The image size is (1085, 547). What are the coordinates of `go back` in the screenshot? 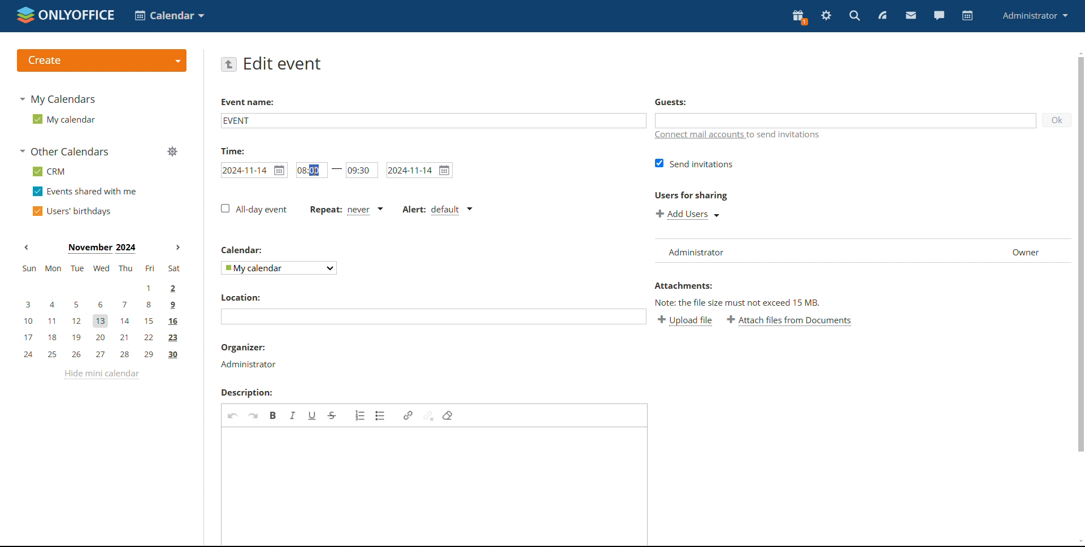 It's located at (229, 64).